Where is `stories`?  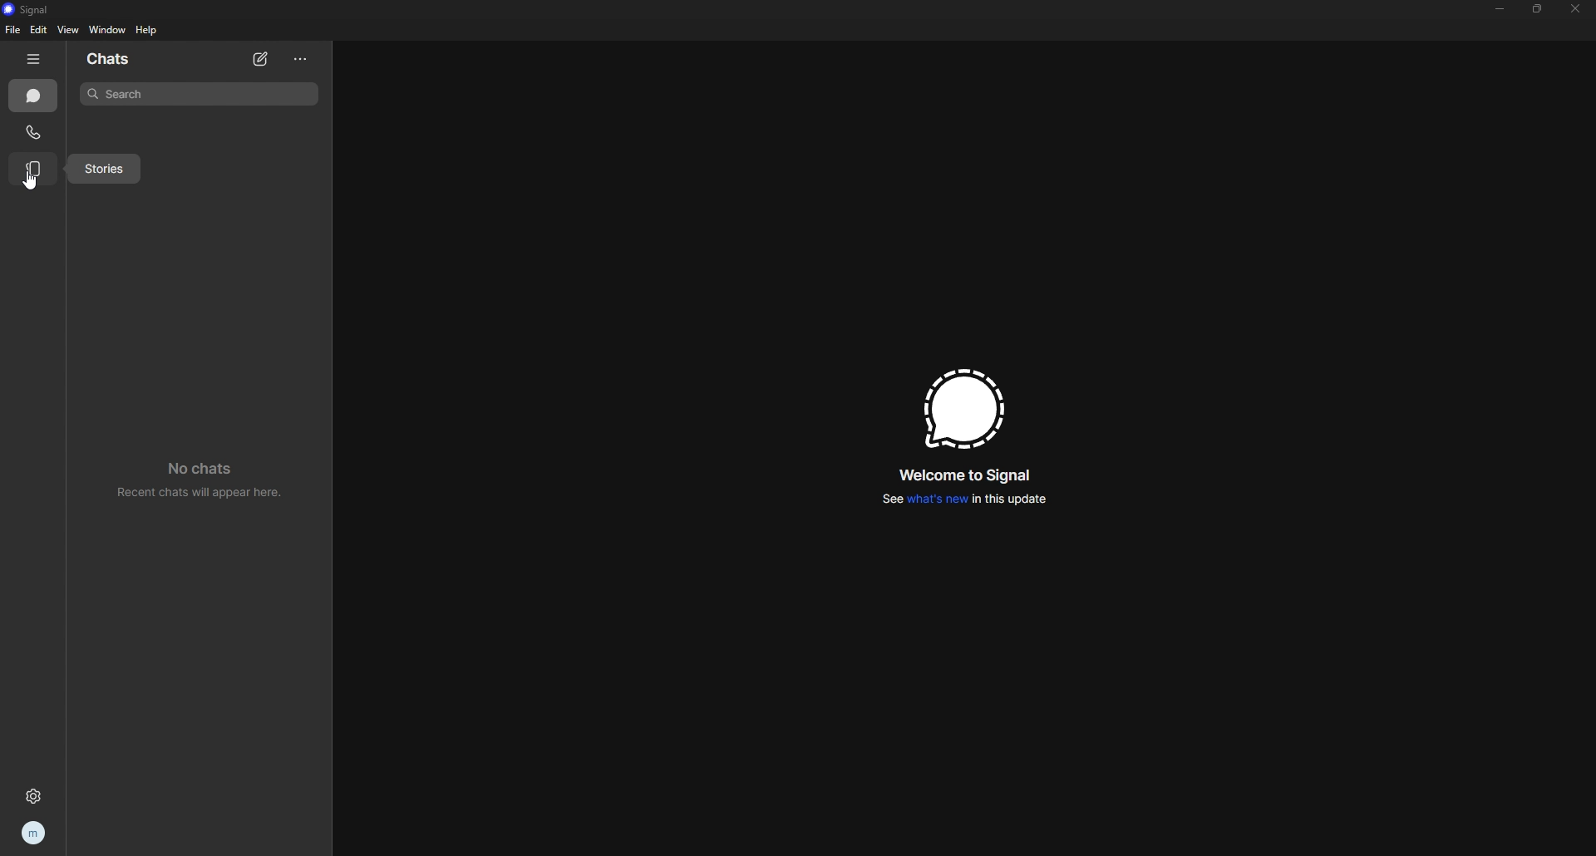
stories is located at coordinates (102, 168).